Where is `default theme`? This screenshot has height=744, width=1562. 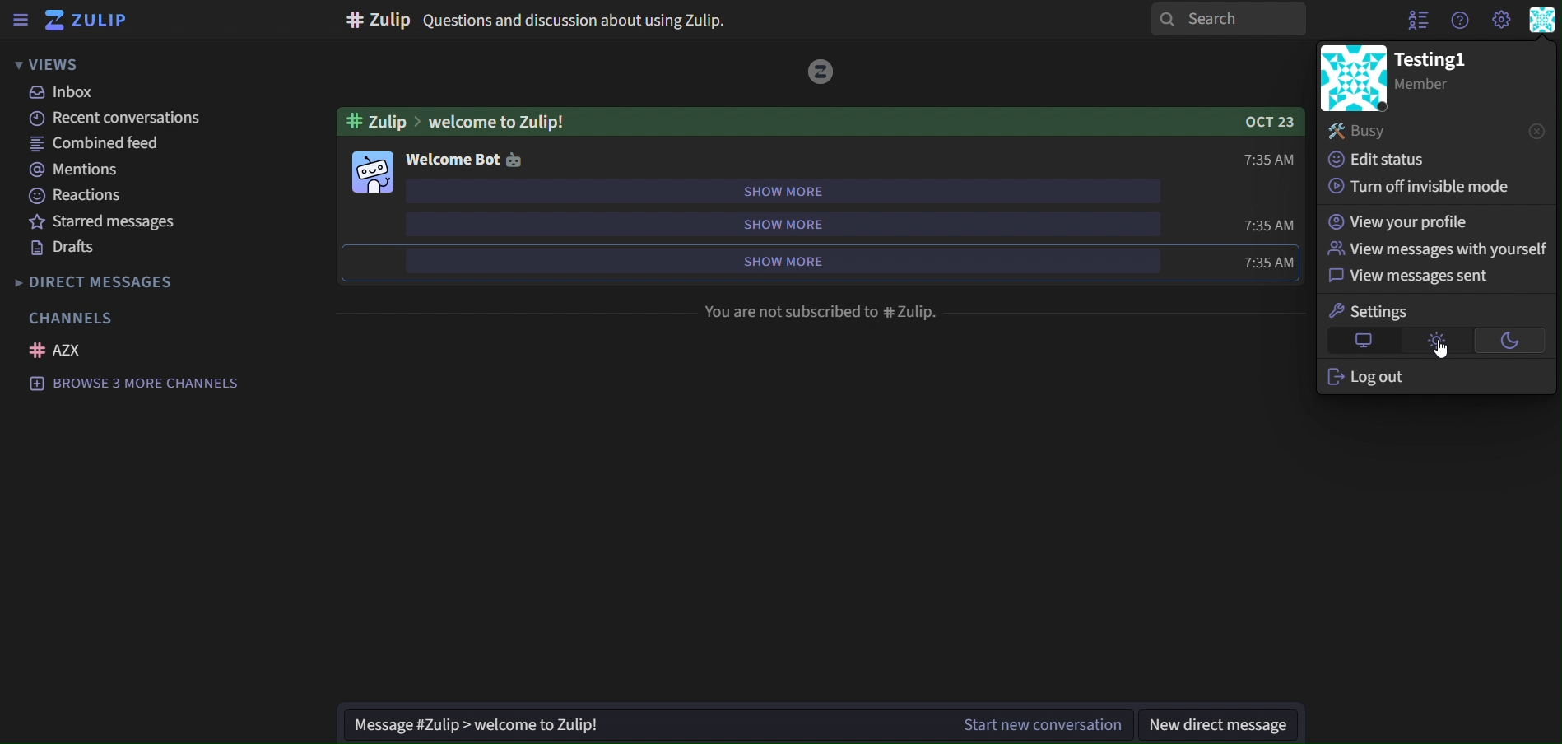
default theme is located at coordinates (1361, 342).